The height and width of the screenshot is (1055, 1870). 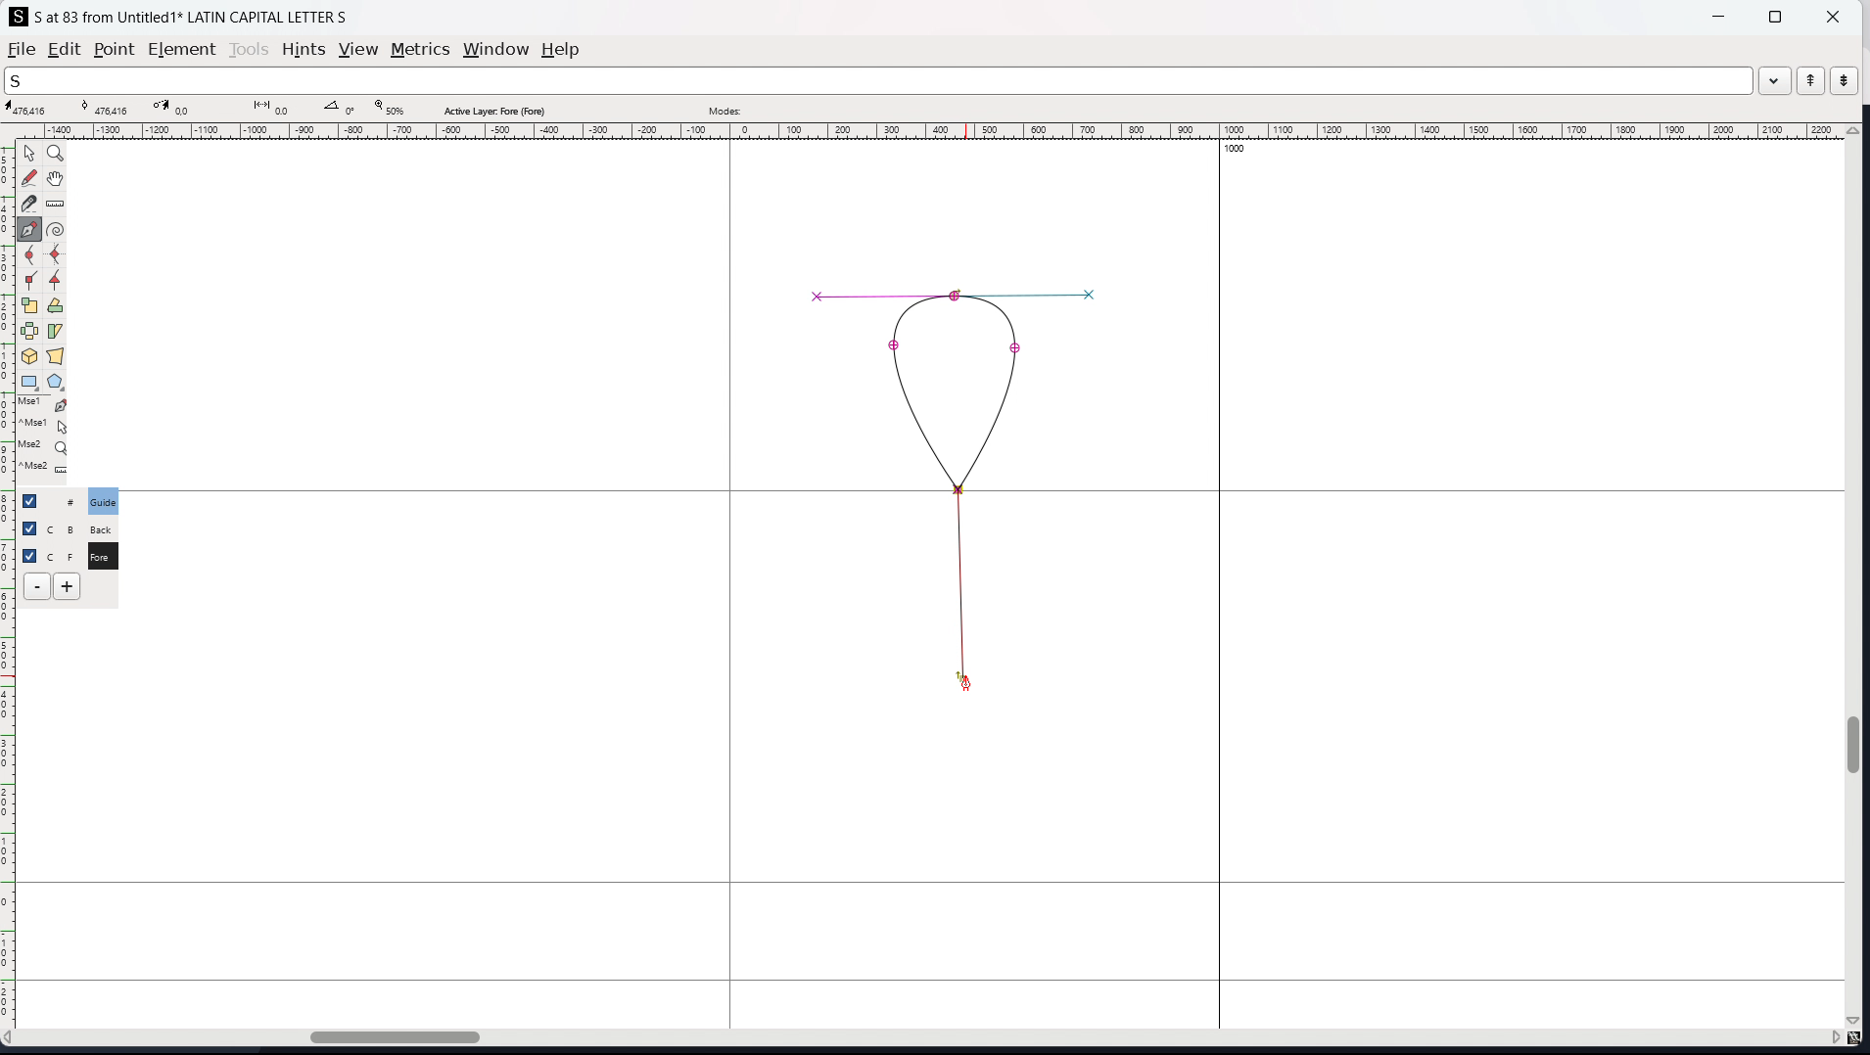 What do you see at coordinates (57, 255) in the screenshot?
I see `add a curve point always either vertically or horizontally` at bounding box center [57, 255].